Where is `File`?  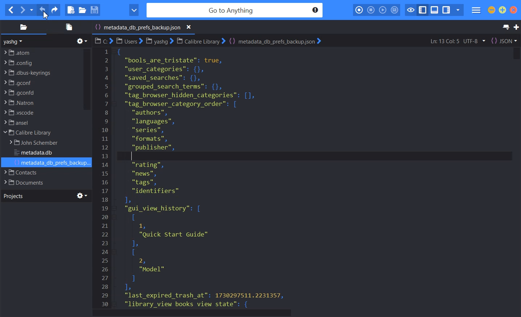
File is located at coordinates (41, 52).